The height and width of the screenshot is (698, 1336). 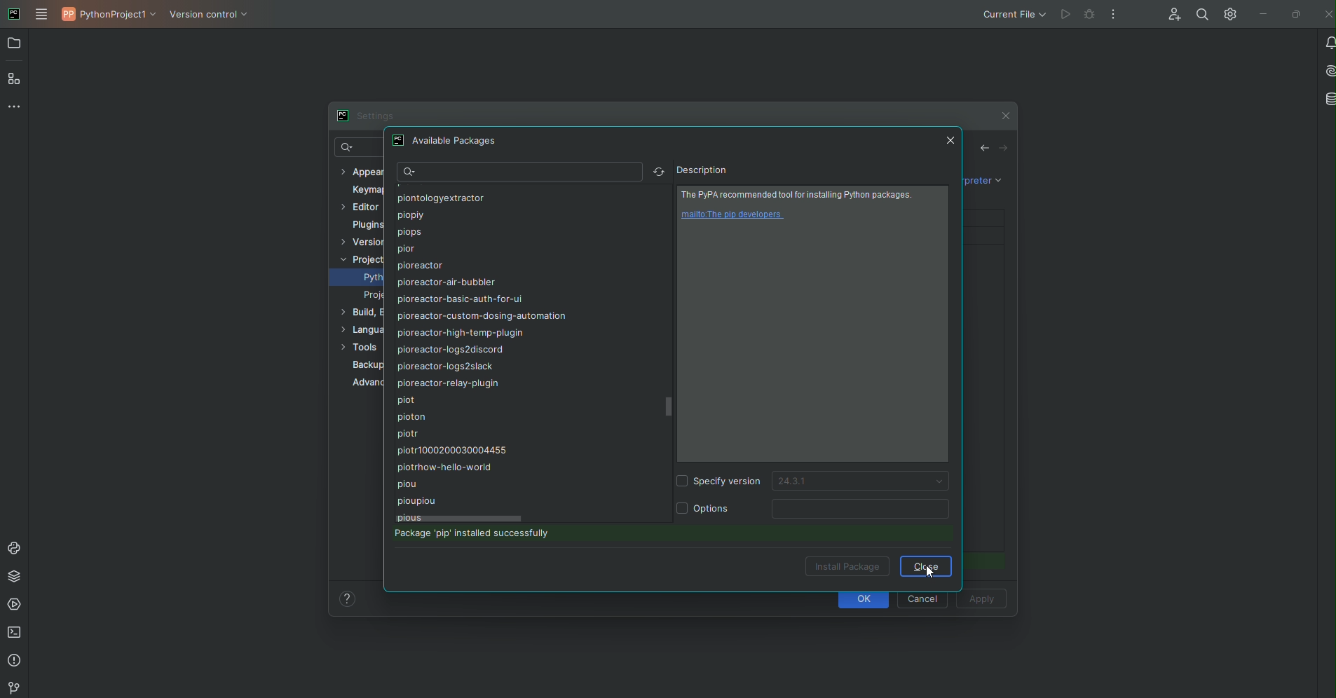 What do you see at coordinates (361, 348) in the screenshot?
I see `Tools` at bounding box center [361, 348].